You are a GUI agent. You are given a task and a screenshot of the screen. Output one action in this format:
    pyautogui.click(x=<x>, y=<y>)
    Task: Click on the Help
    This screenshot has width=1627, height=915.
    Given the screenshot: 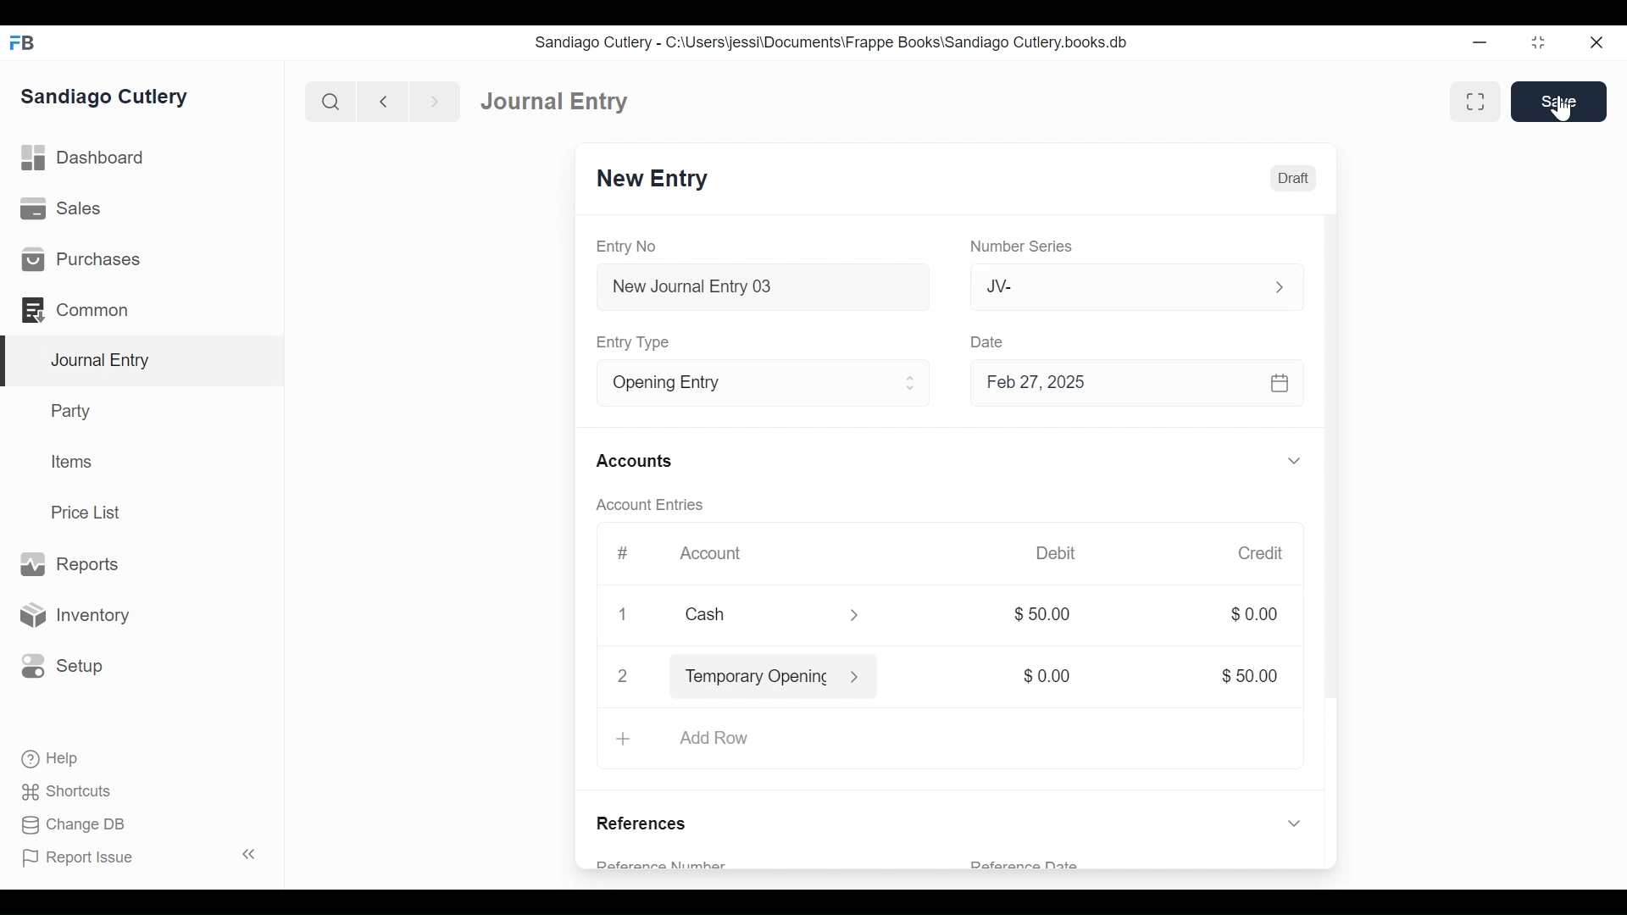 What is the action you would take?
    pyautogui.click(x=52, y=759)
    